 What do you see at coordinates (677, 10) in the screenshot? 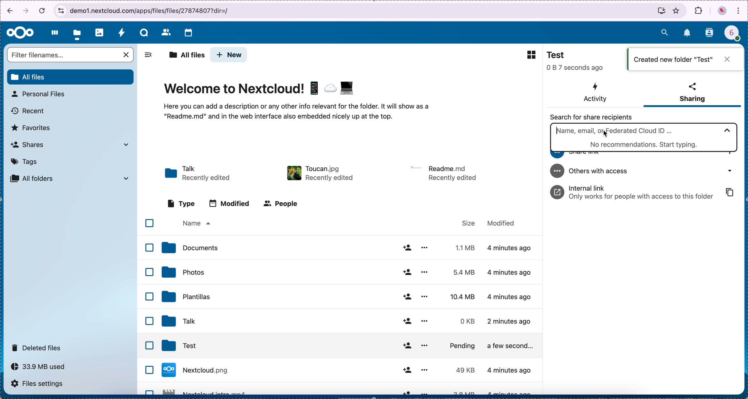
I see `favorites` at bounding box center [677, 10].